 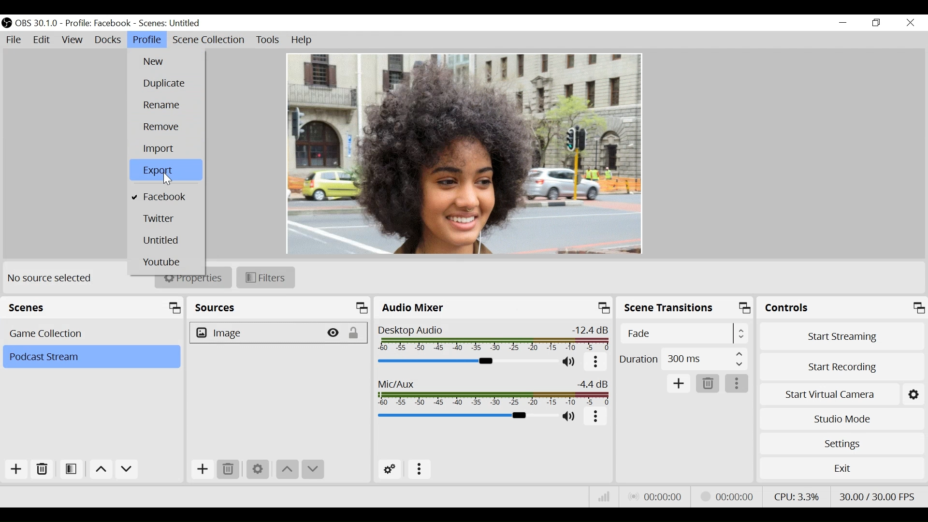 I want to click on Mic Slider, so click(x=465, y=416).